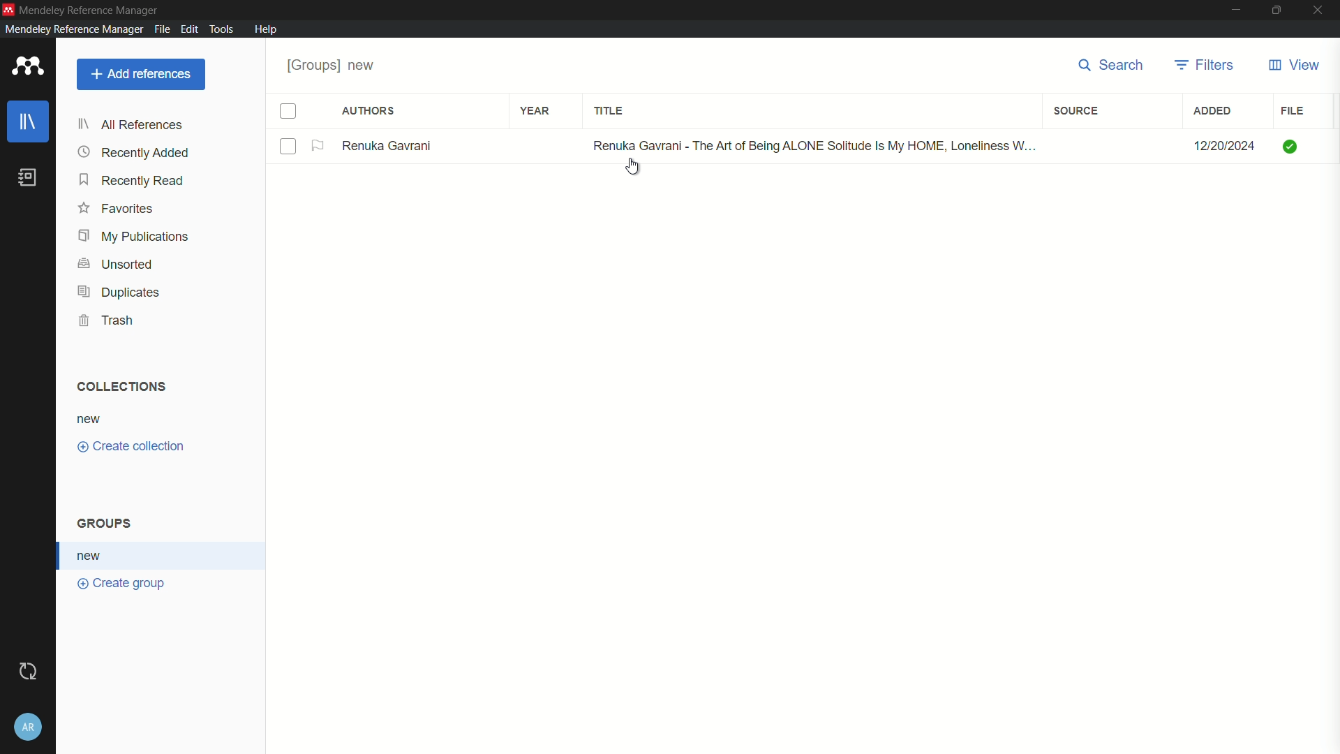 The height and width of the screenshot is (754, 1340). I want to click on create group, so click(122, 585).